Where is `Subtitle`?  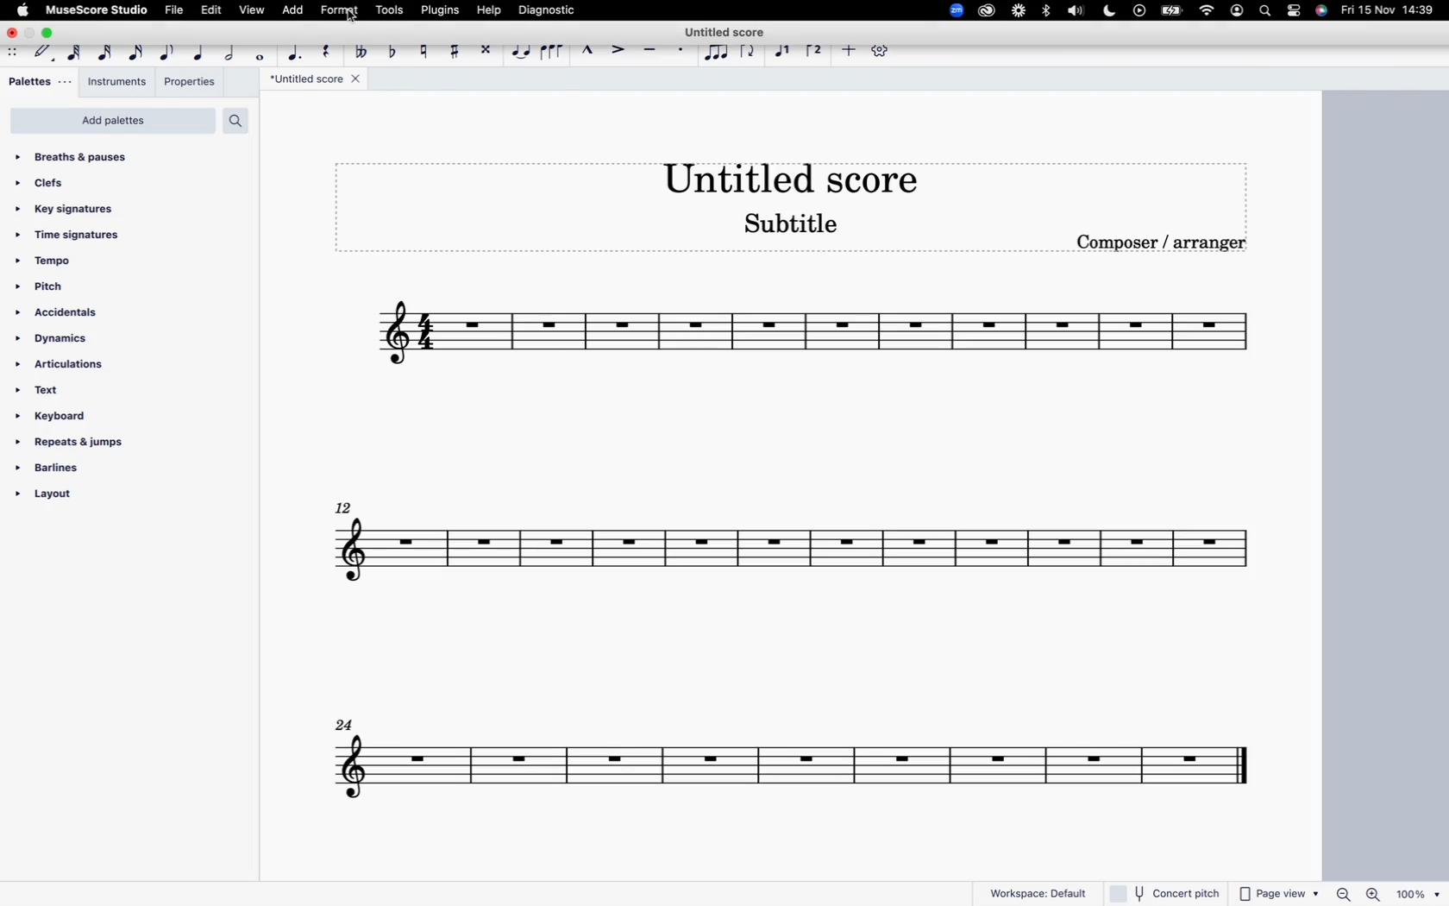
Subtitle is located at coordinates (789, 228).